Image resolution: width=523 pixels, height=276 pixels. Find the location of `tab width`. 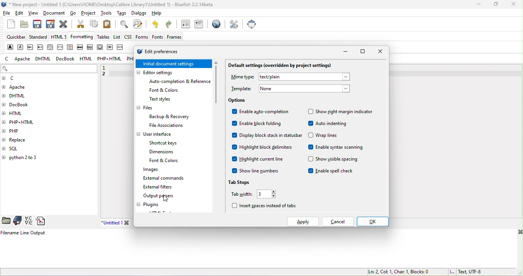

tab width is located at coordinates (253, 195).